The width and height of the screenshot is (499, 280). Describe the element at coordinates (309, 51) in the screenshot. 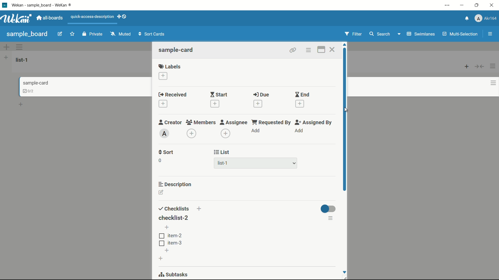

I see `card actions` at that location.